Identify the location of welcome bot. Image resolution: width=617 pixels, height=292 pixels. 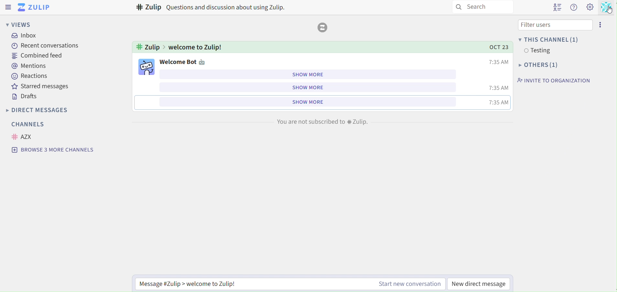
(187, 62).